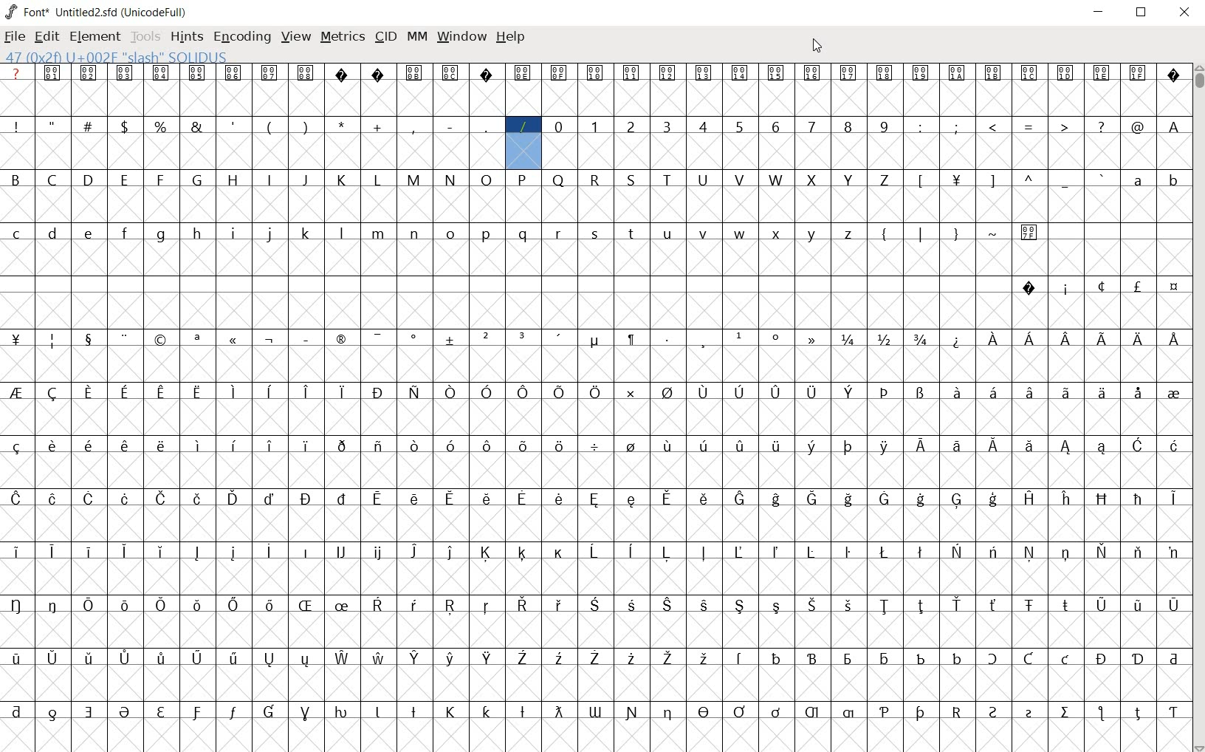 This screenshot has height=752, width=1205. I want to click on glyph, so click(124, 393).